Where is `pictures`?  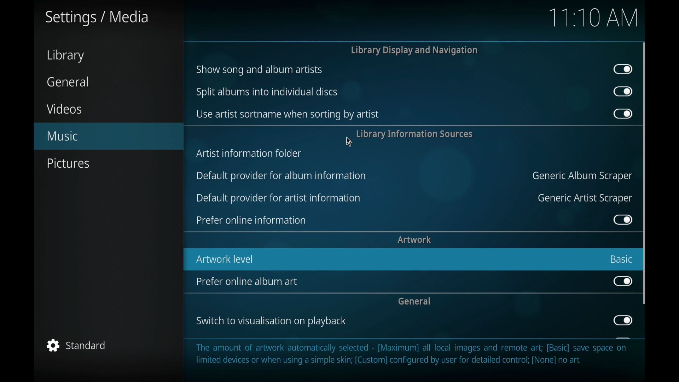
pictures is located at coordinates (68, 163).